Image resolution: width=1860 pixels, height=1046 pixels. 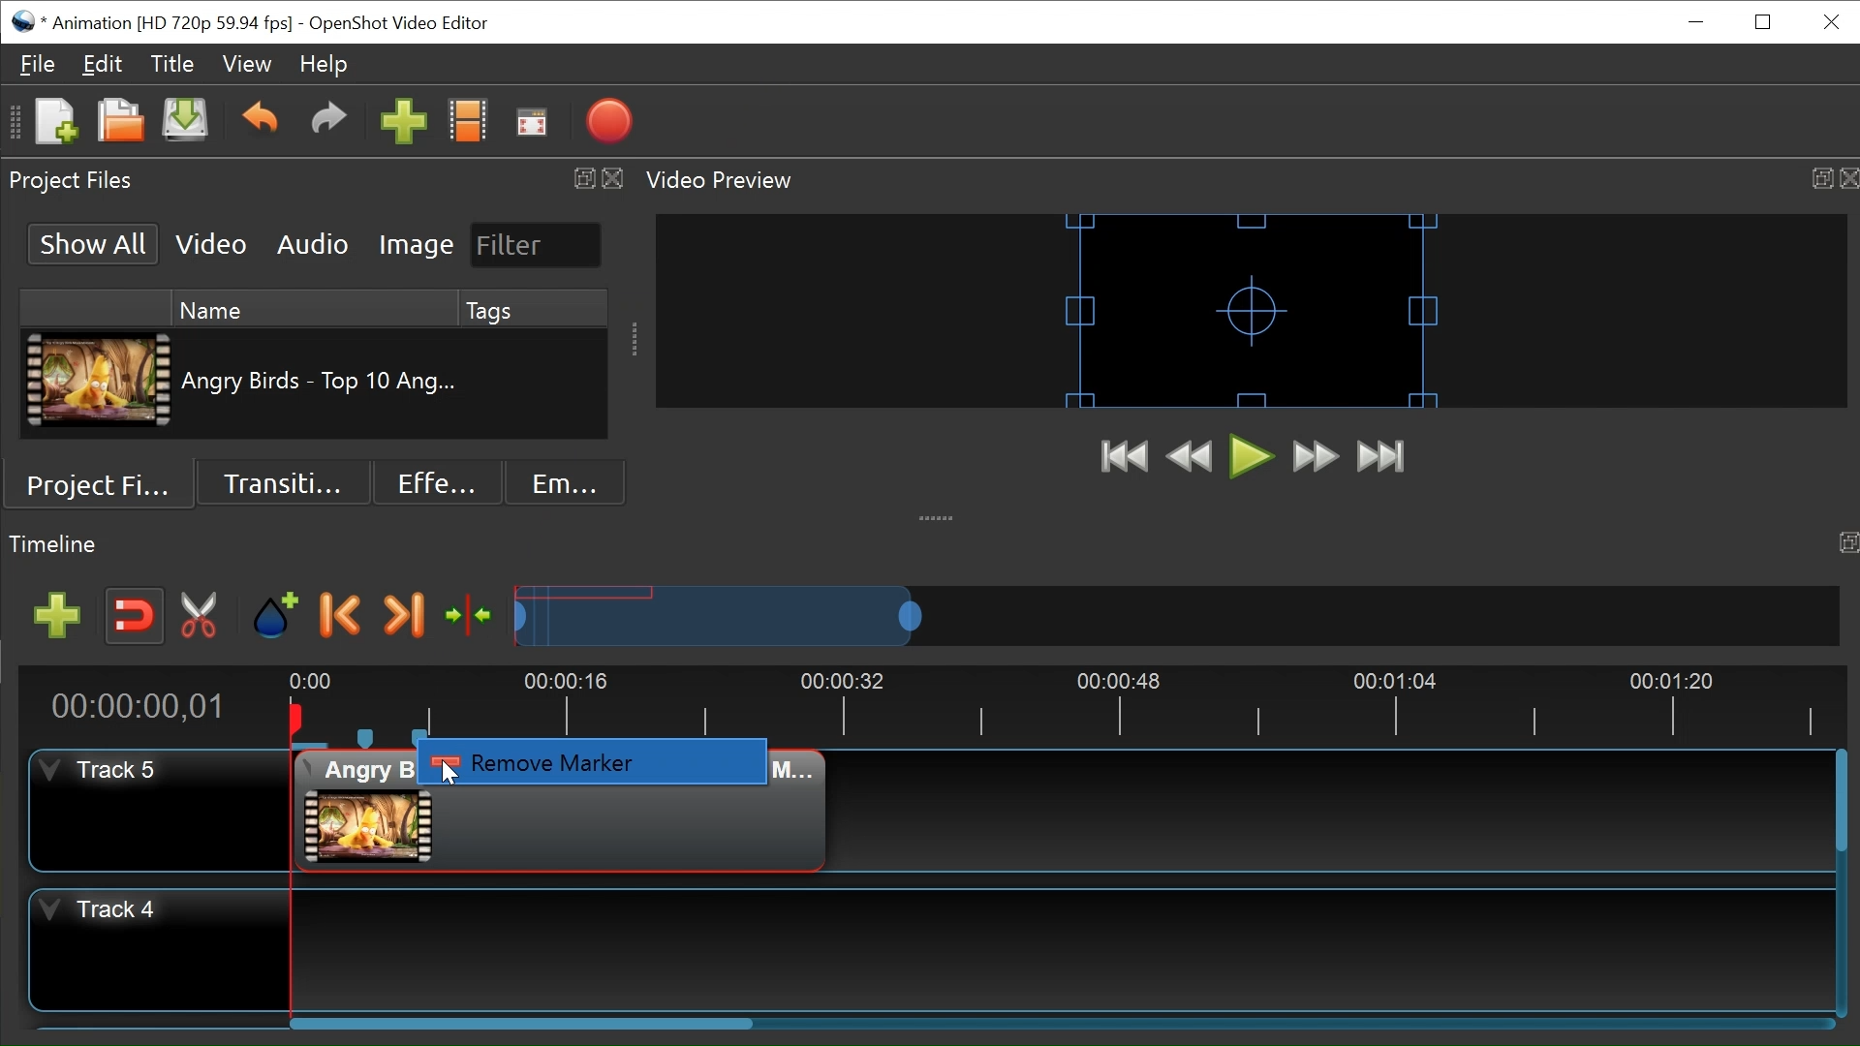 I want to click on Edit, so click(x=102, y=66).